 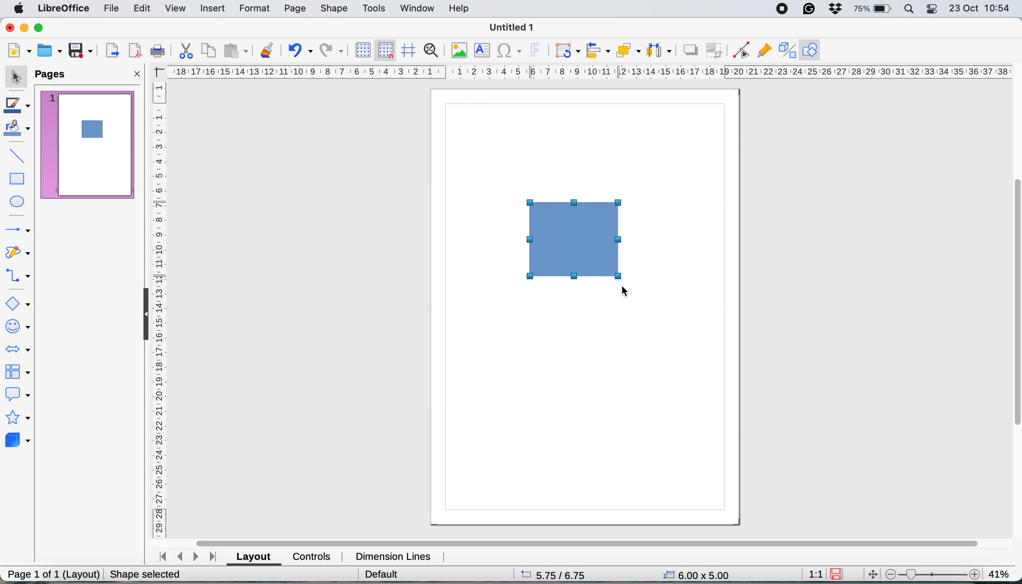 I want to click on stars and banners, so click(x=18, y=418).